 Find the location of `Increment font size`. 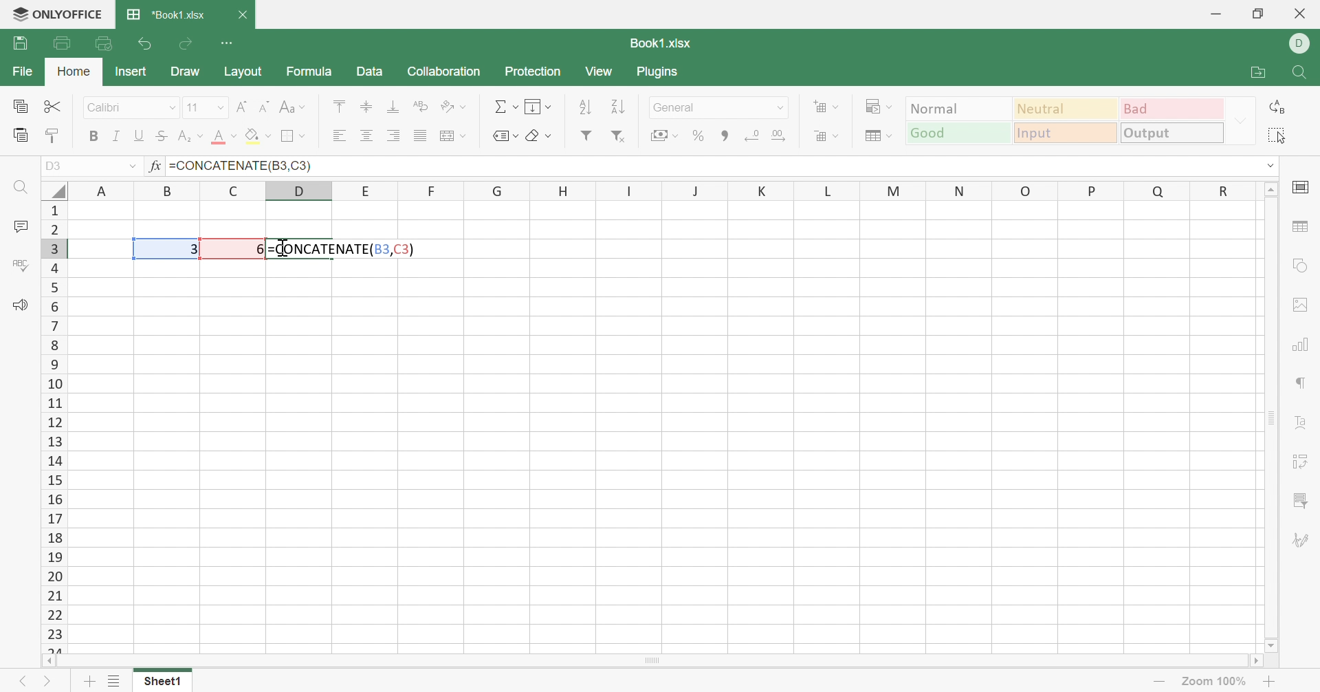

Increment font size is located at coordinates (242, 108).